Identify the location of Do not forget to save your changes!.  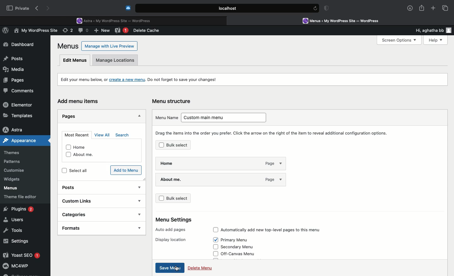
(183, 80).